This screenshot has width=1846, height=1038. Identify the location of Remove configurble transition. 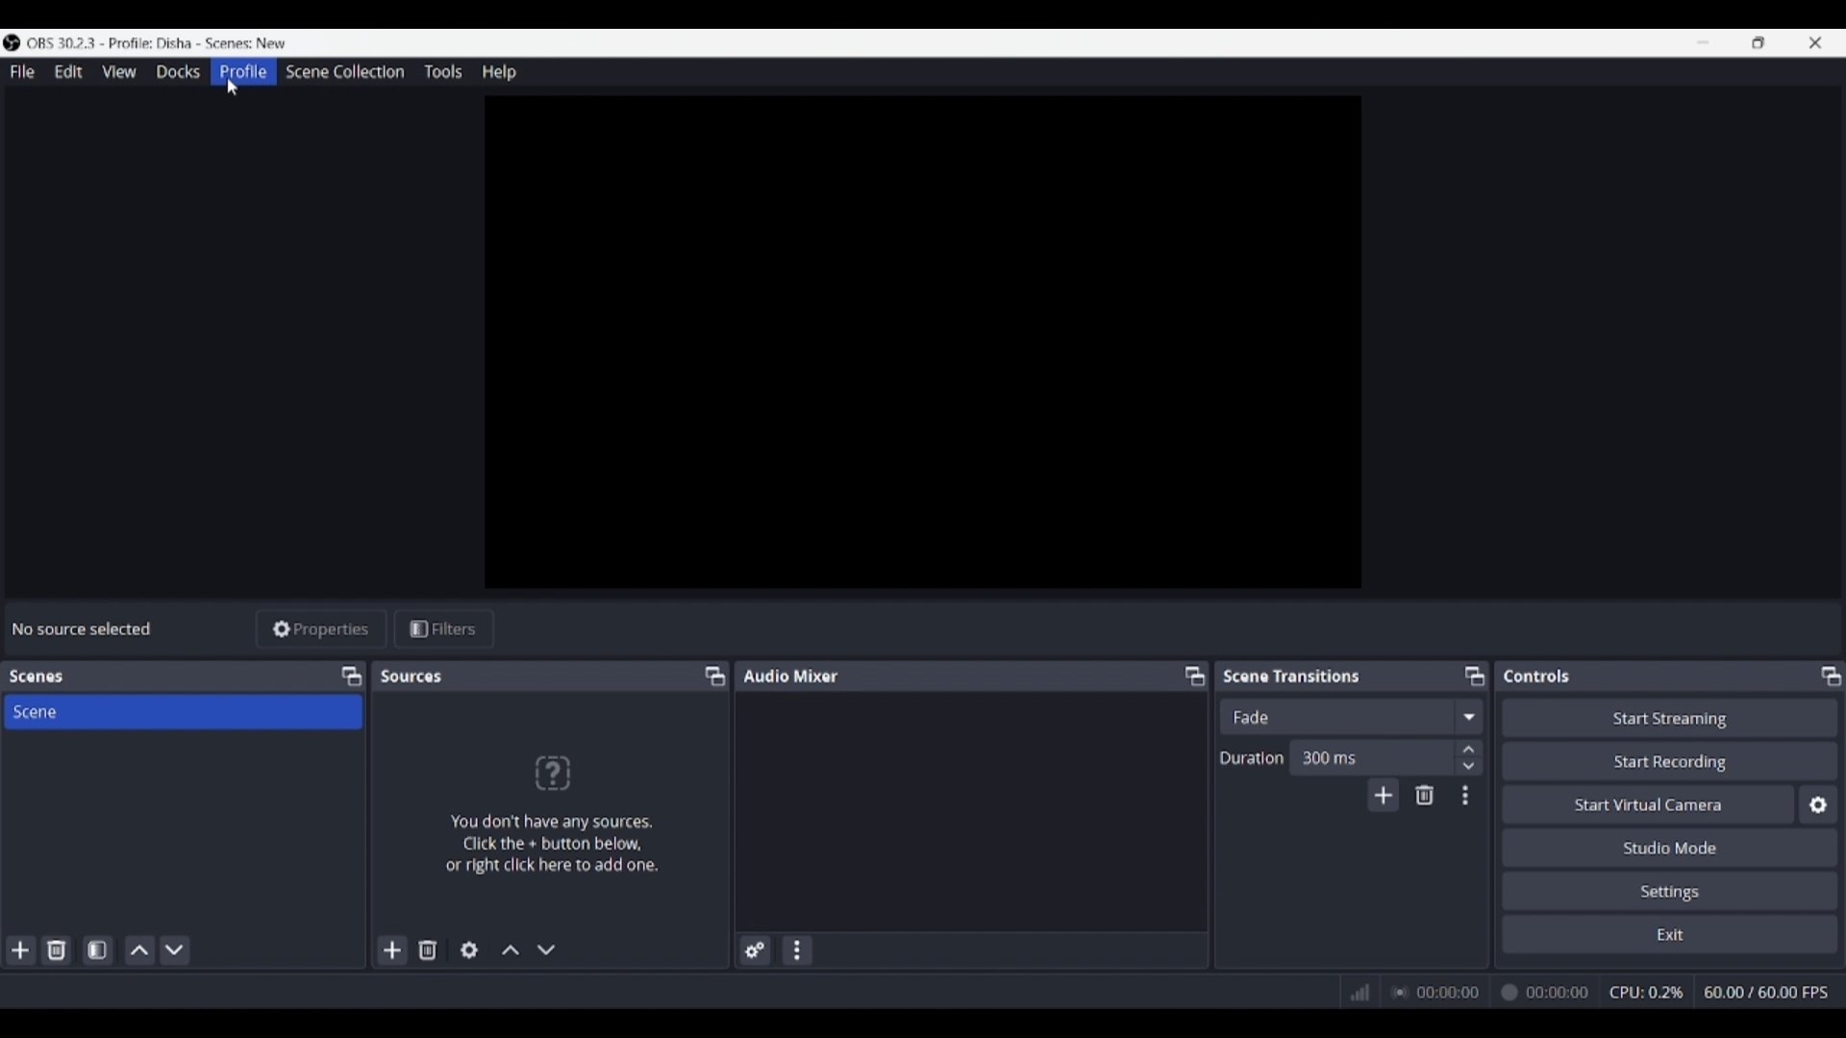
(1425, 795).